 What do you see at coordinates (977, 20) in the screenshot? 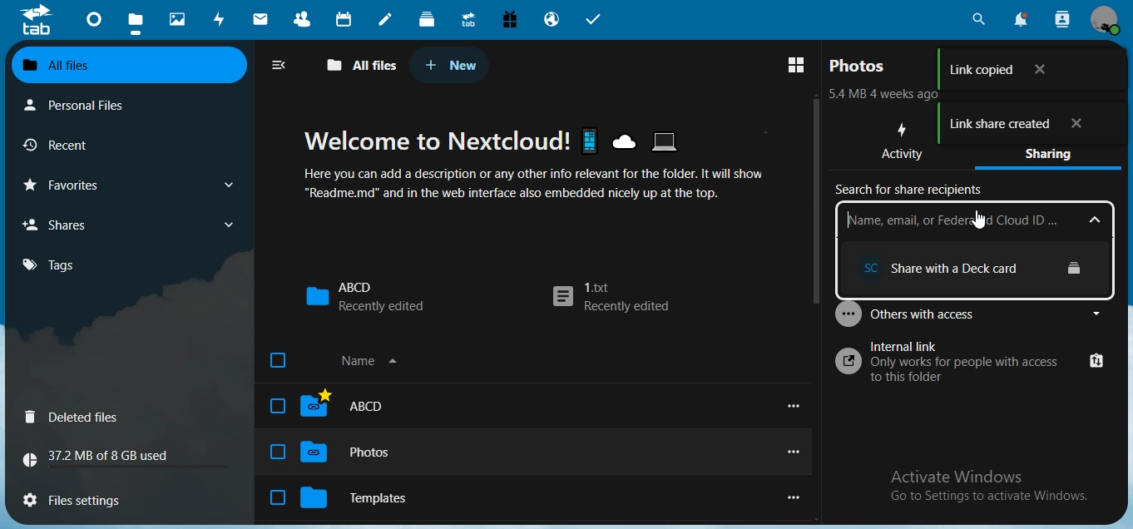
I see `search` at bounding box center [977, 20].